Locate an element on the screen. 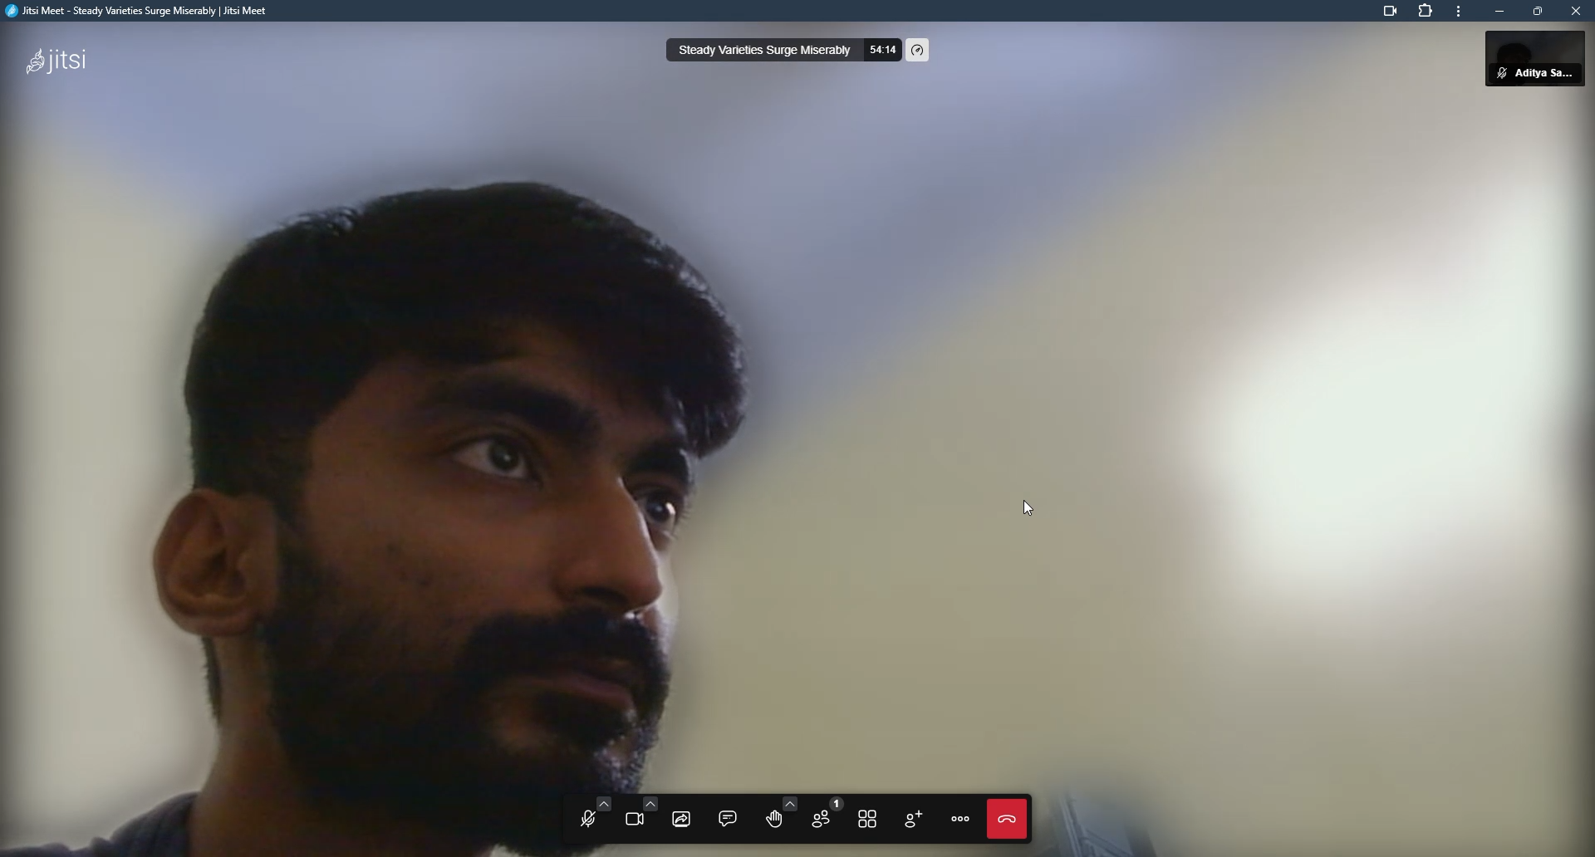 This screenshot has width=1595, height=857. steady varieties surge miserably is located at coordinates (763, 51).